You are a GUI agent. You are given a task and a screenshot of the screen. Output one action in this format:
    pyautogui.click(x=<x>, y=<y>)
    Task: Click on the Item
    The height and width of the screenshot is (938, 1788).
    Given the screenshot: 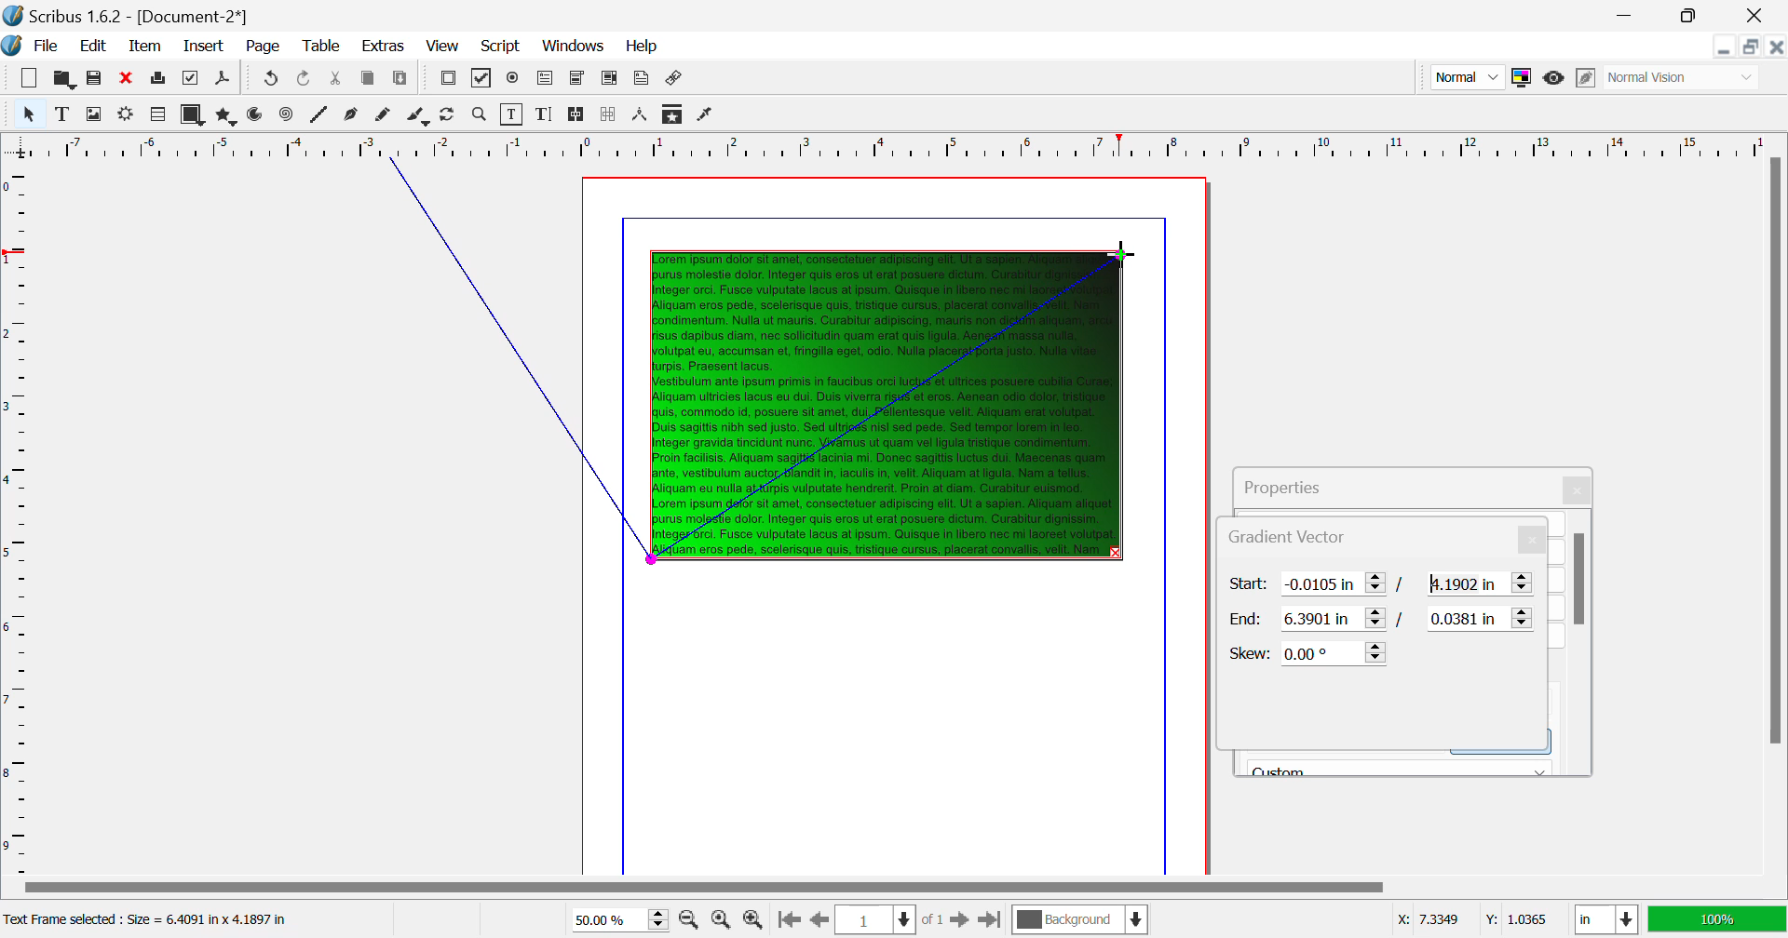 What is the action you would take?
    pyautogui.click(x=146, y=47)
    